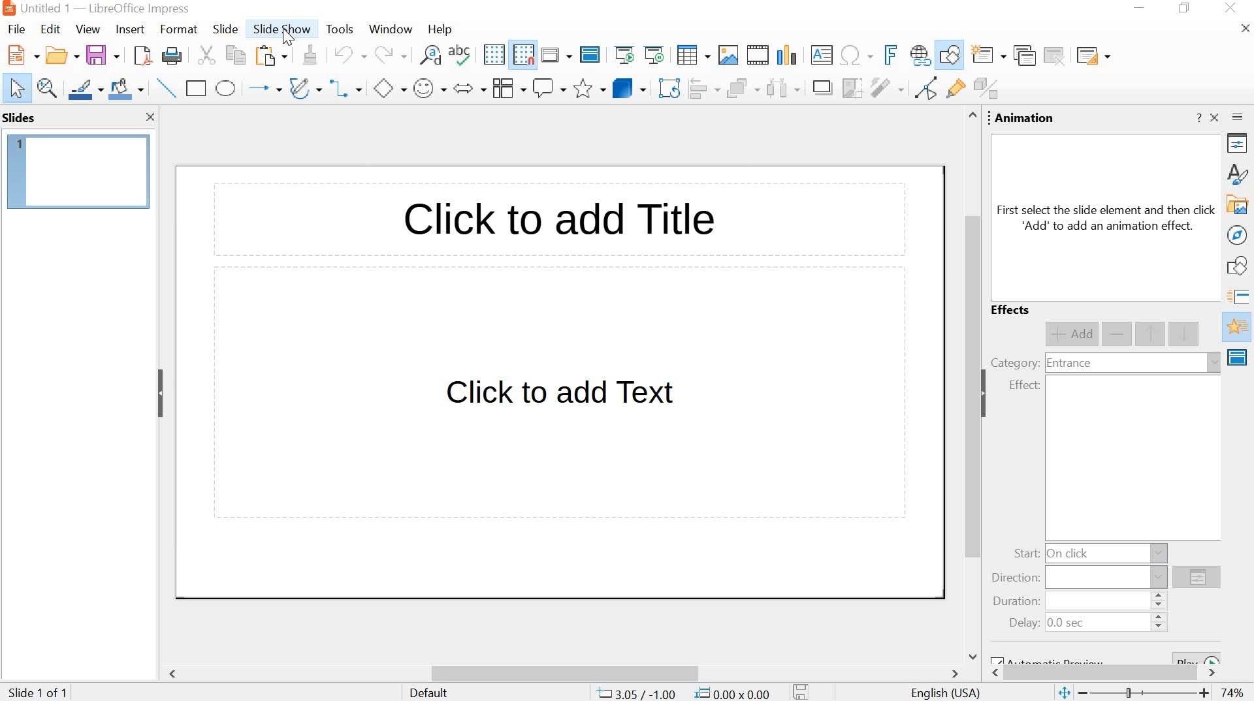  What do you see at coordinates (589, 89) in the screenshot?
I see `stars and banners` at bounding box center [589, 89].